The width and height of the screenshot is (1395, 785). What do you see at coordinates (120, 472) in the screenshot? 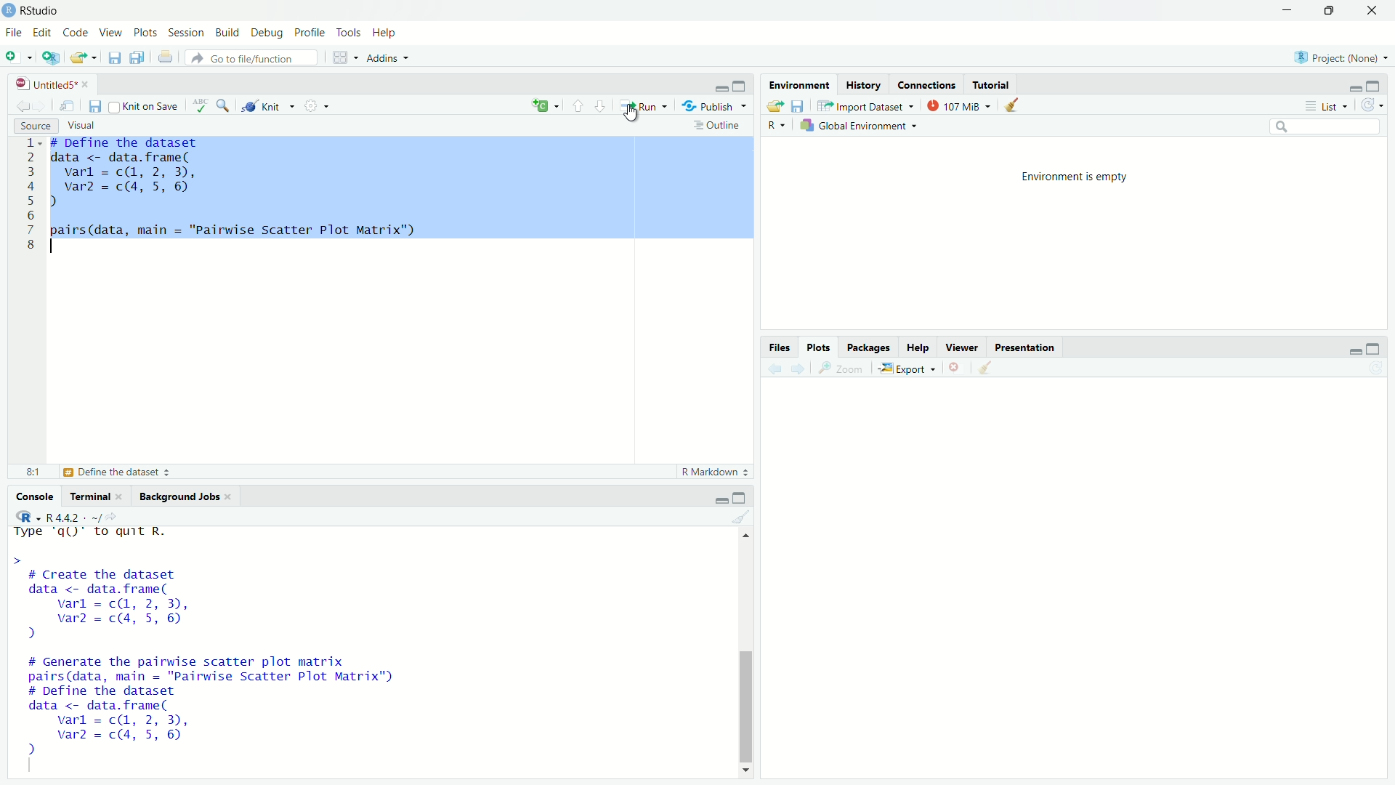
I see `# Define the dataset` at bounding box center [120, 472].